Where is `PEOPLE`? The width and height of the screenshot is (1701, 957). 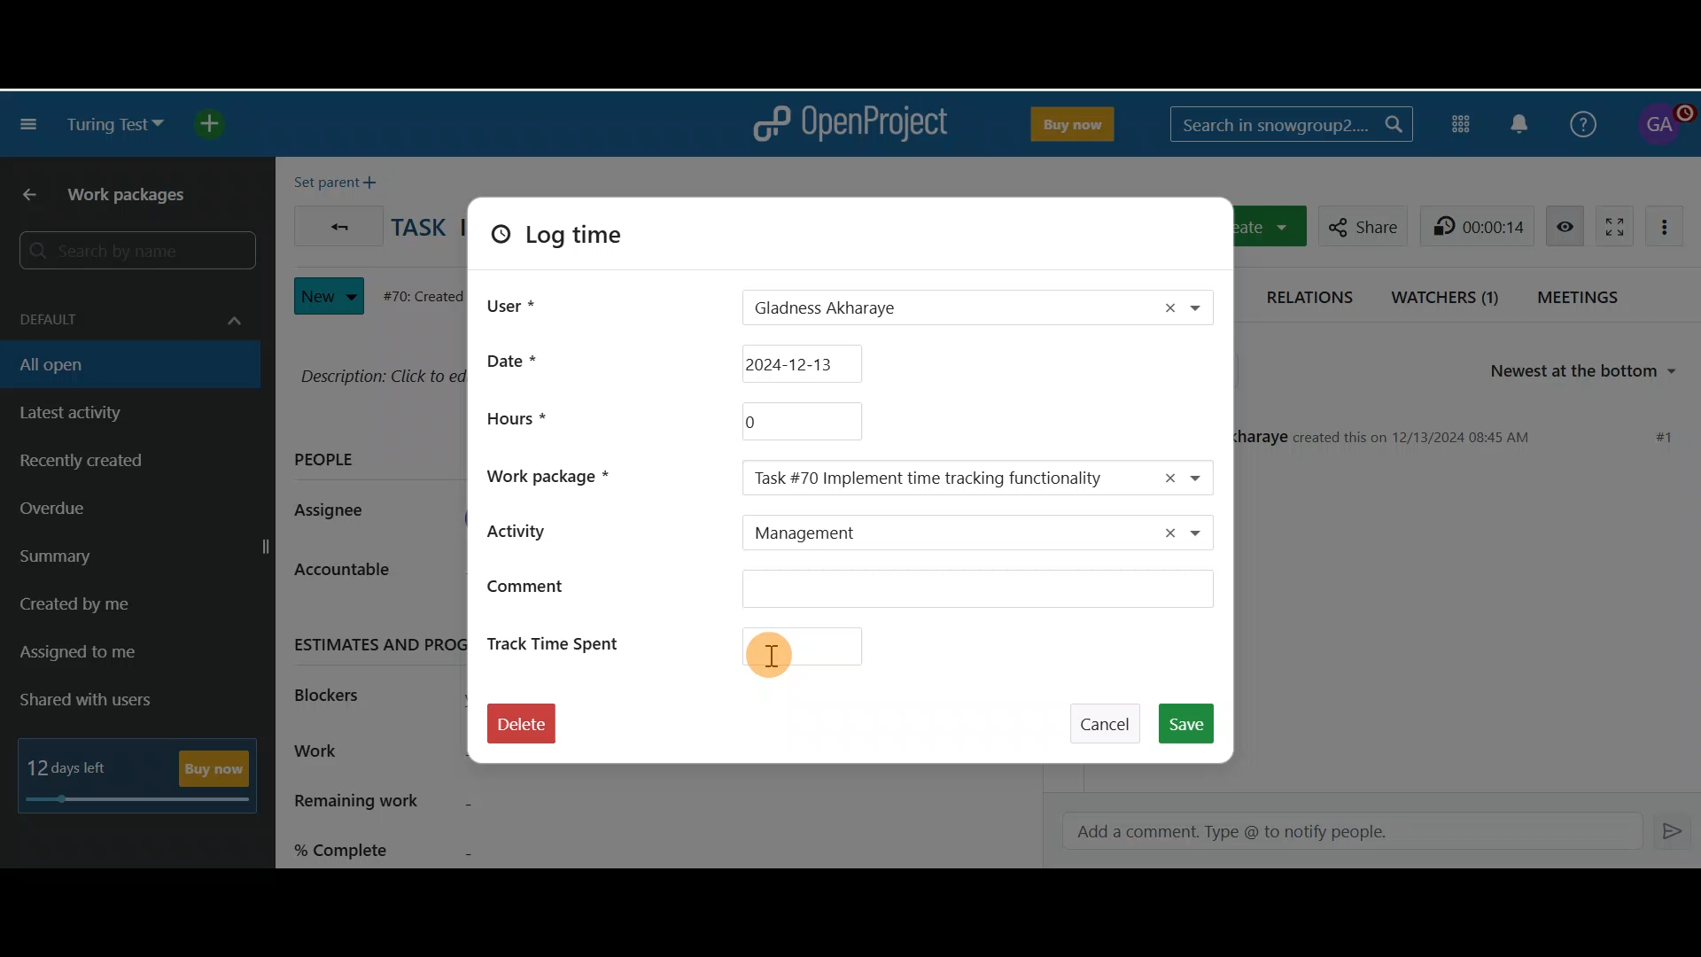 PEOPLE is located at coordinates (326, 463).